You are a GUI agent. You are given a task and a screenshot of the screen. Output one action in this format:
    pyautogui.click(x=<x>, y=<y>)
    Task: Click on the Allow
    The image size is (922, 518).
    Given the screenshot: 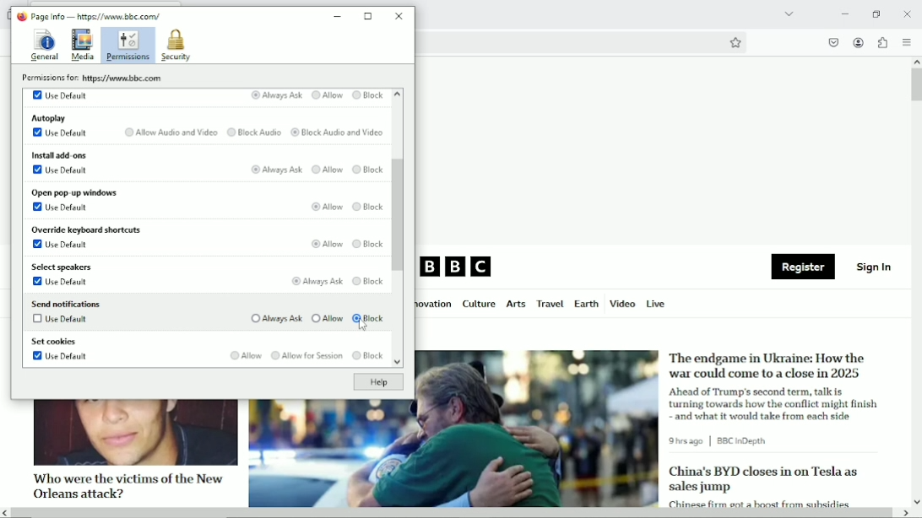 What is the action you would take?
    pyautogui.click(x=327, y=170)
    